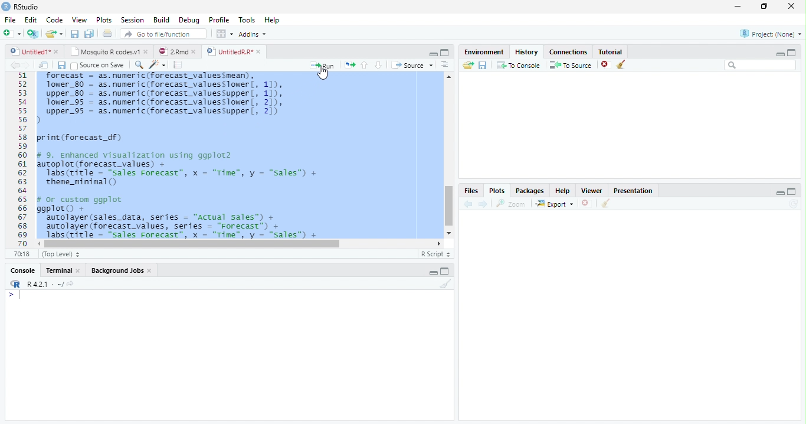  I want to click on Search, so click(761, 66).